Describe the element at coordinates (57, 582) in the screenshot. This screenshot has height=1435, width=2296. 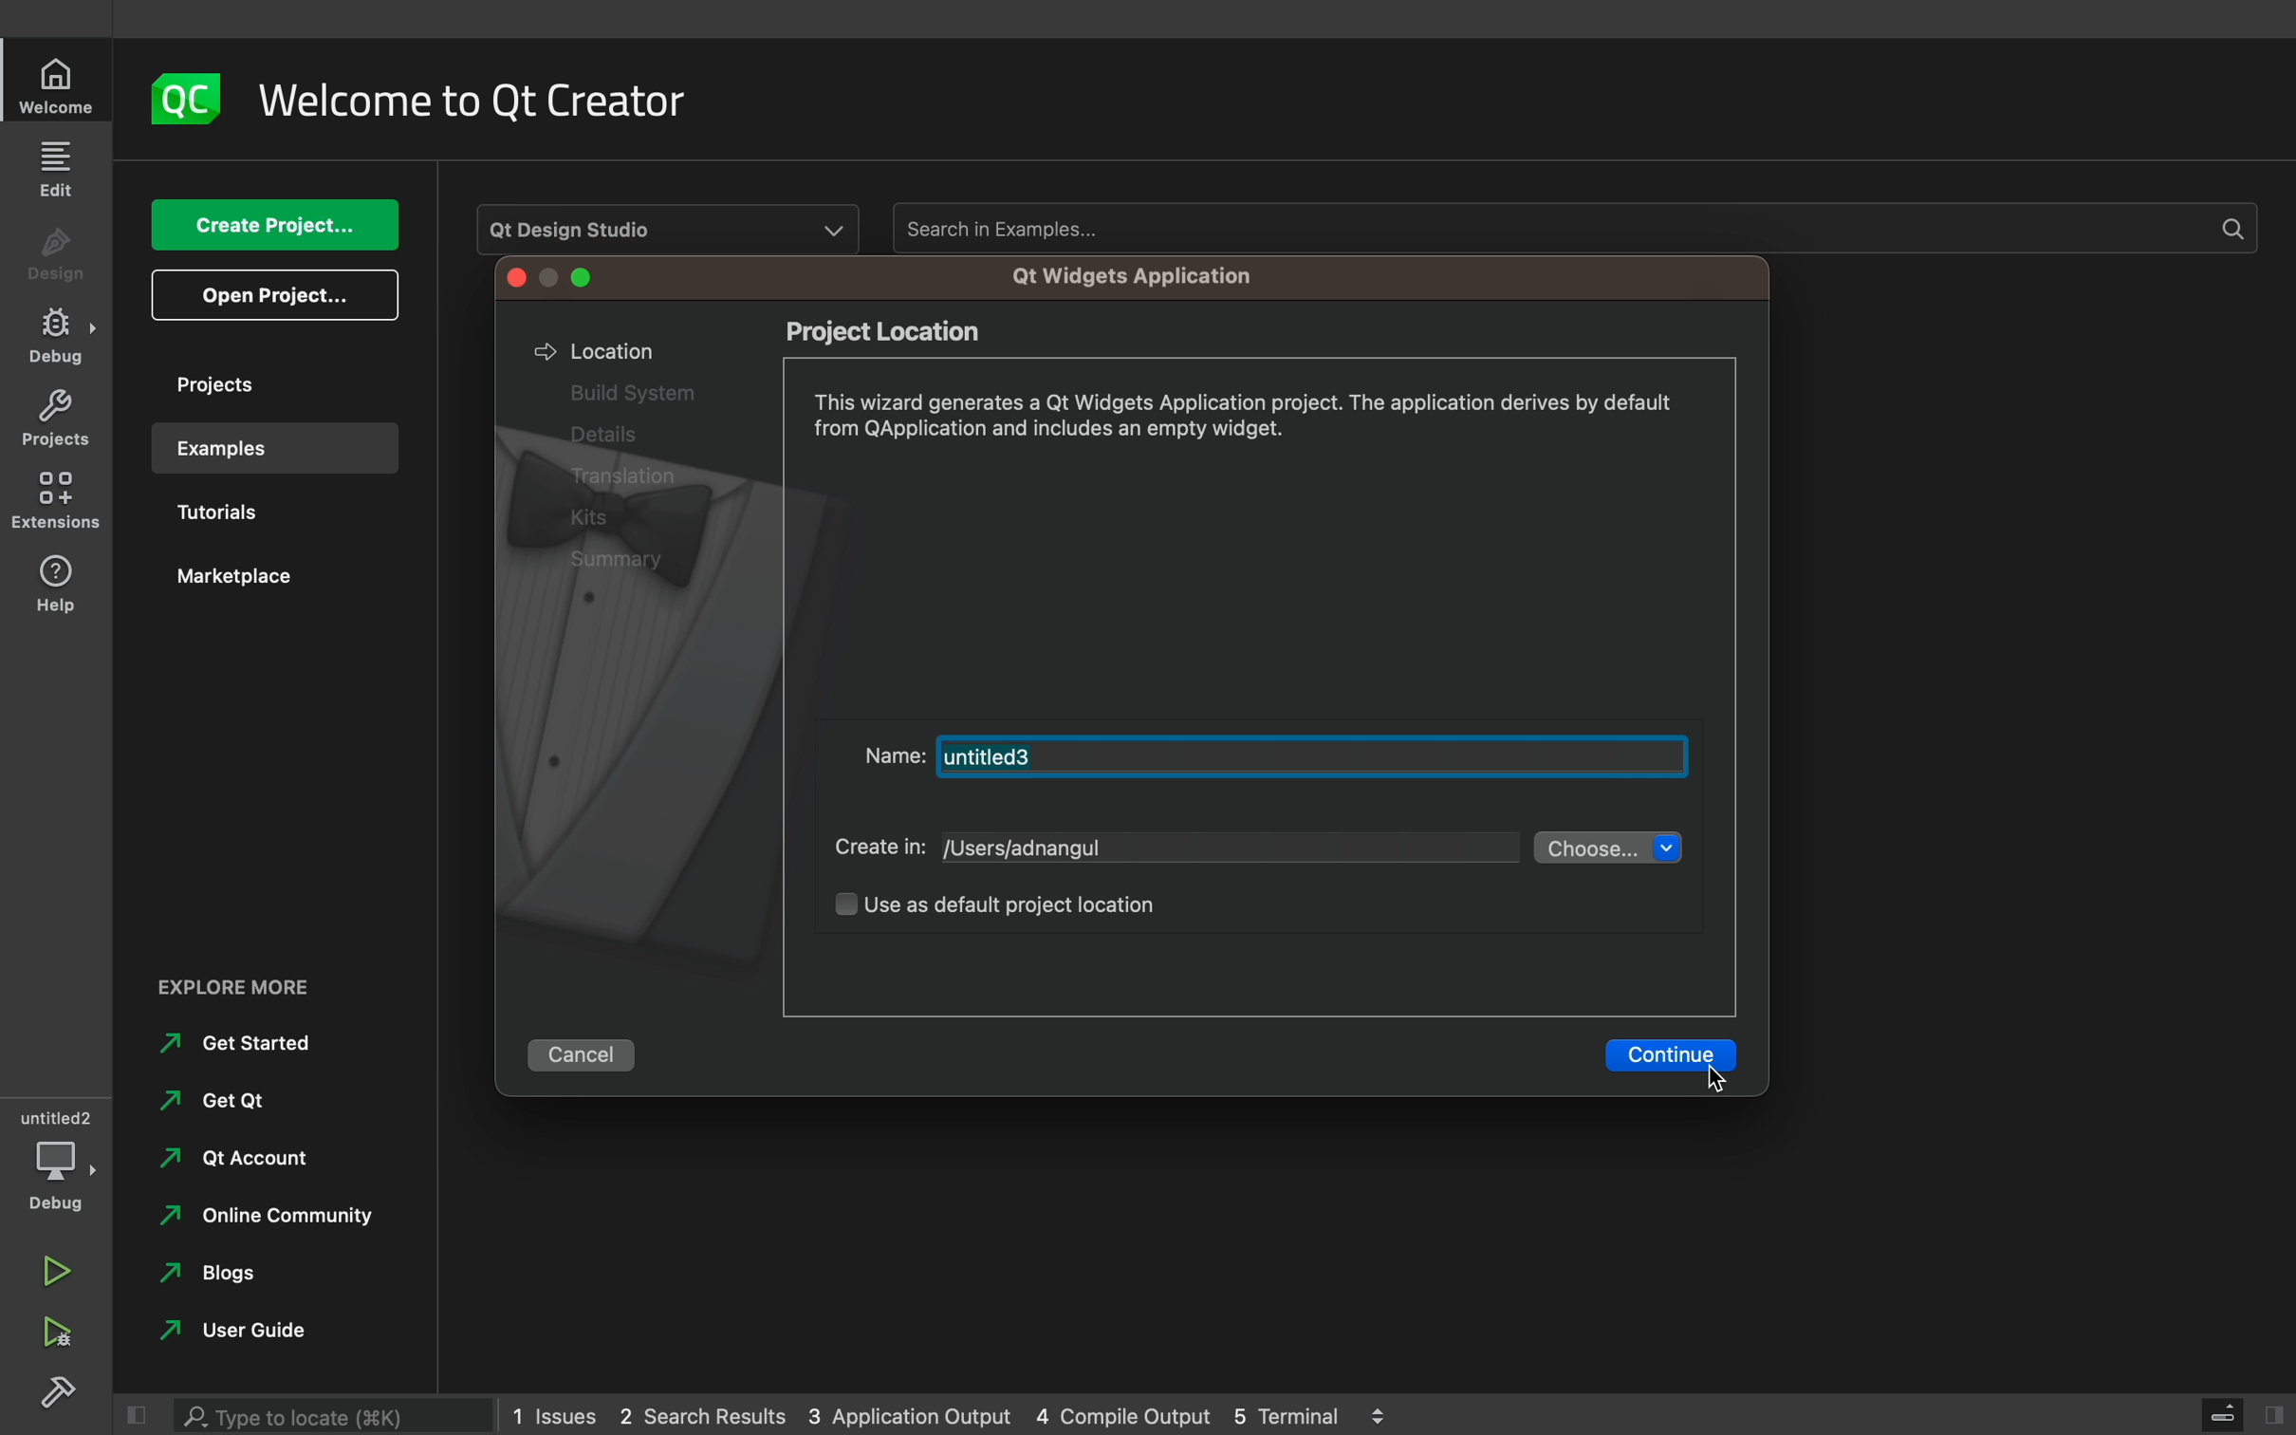
I see `help` at that location.